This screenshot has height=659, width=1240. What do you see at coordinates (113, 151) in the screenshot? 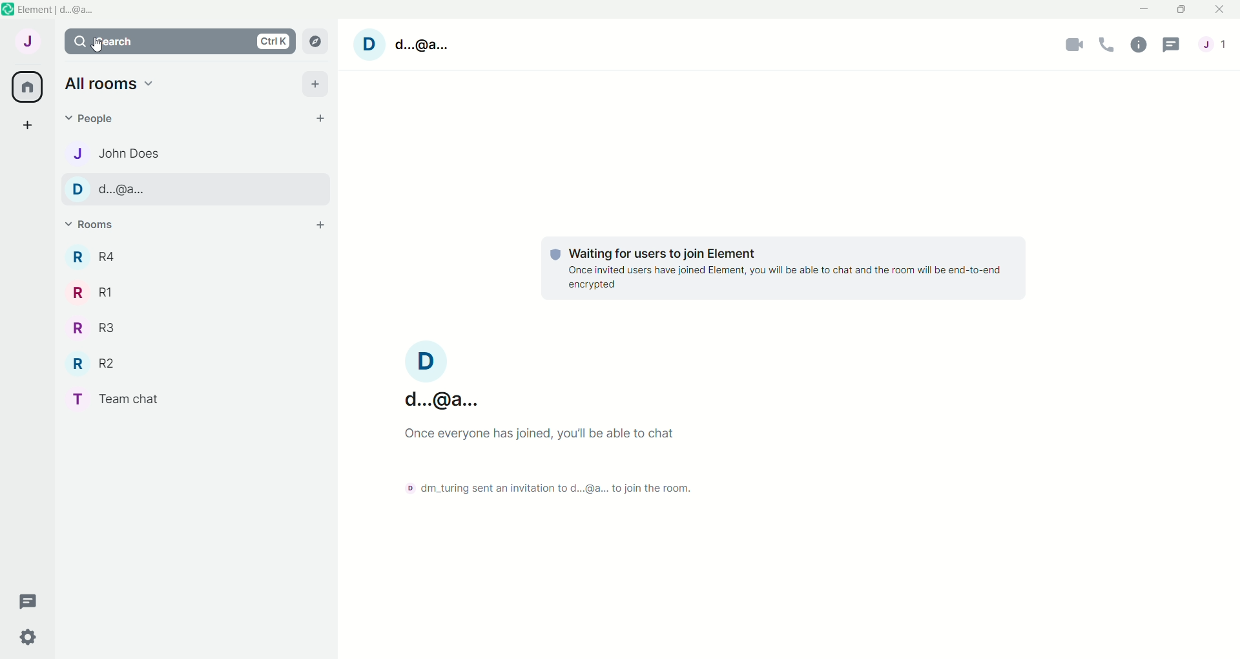
I see `john does` at bounding box center [113, 151].